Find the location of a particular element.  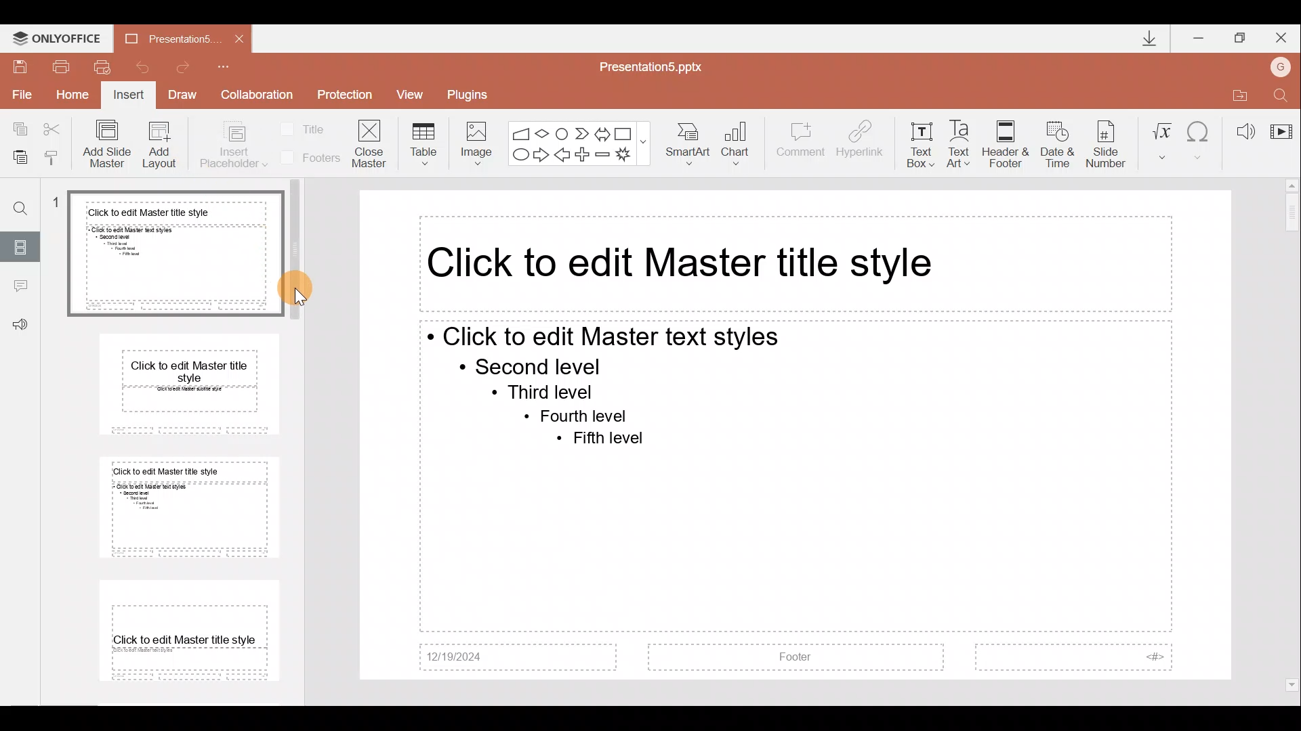

Rectangle is located at coordinates (625, 132).